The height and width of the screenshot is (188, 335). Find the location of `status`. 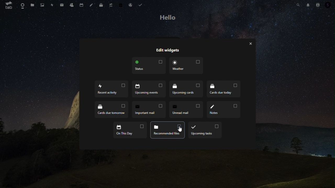

status is located at coordinates (148, 66).